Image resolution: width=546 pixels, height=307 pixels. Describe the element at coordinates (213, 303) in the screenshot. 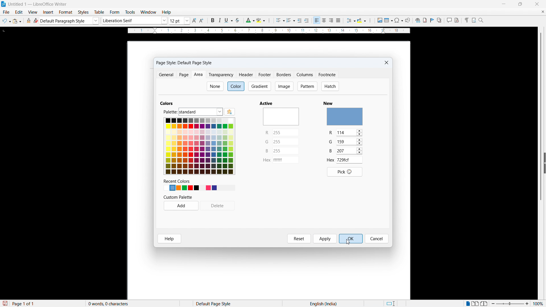

I see `Default page style ` at that location.